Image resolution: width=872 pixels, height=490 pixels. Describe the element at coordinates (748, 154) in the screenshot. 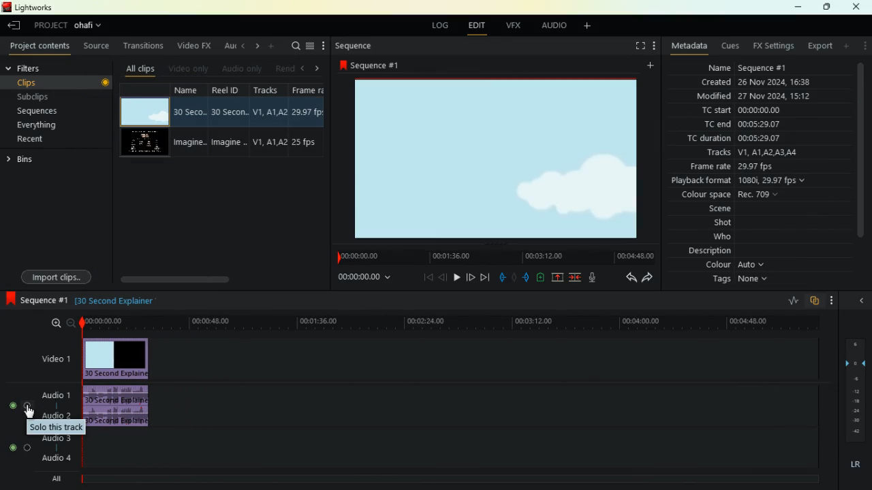

I see `tracks` at that location.